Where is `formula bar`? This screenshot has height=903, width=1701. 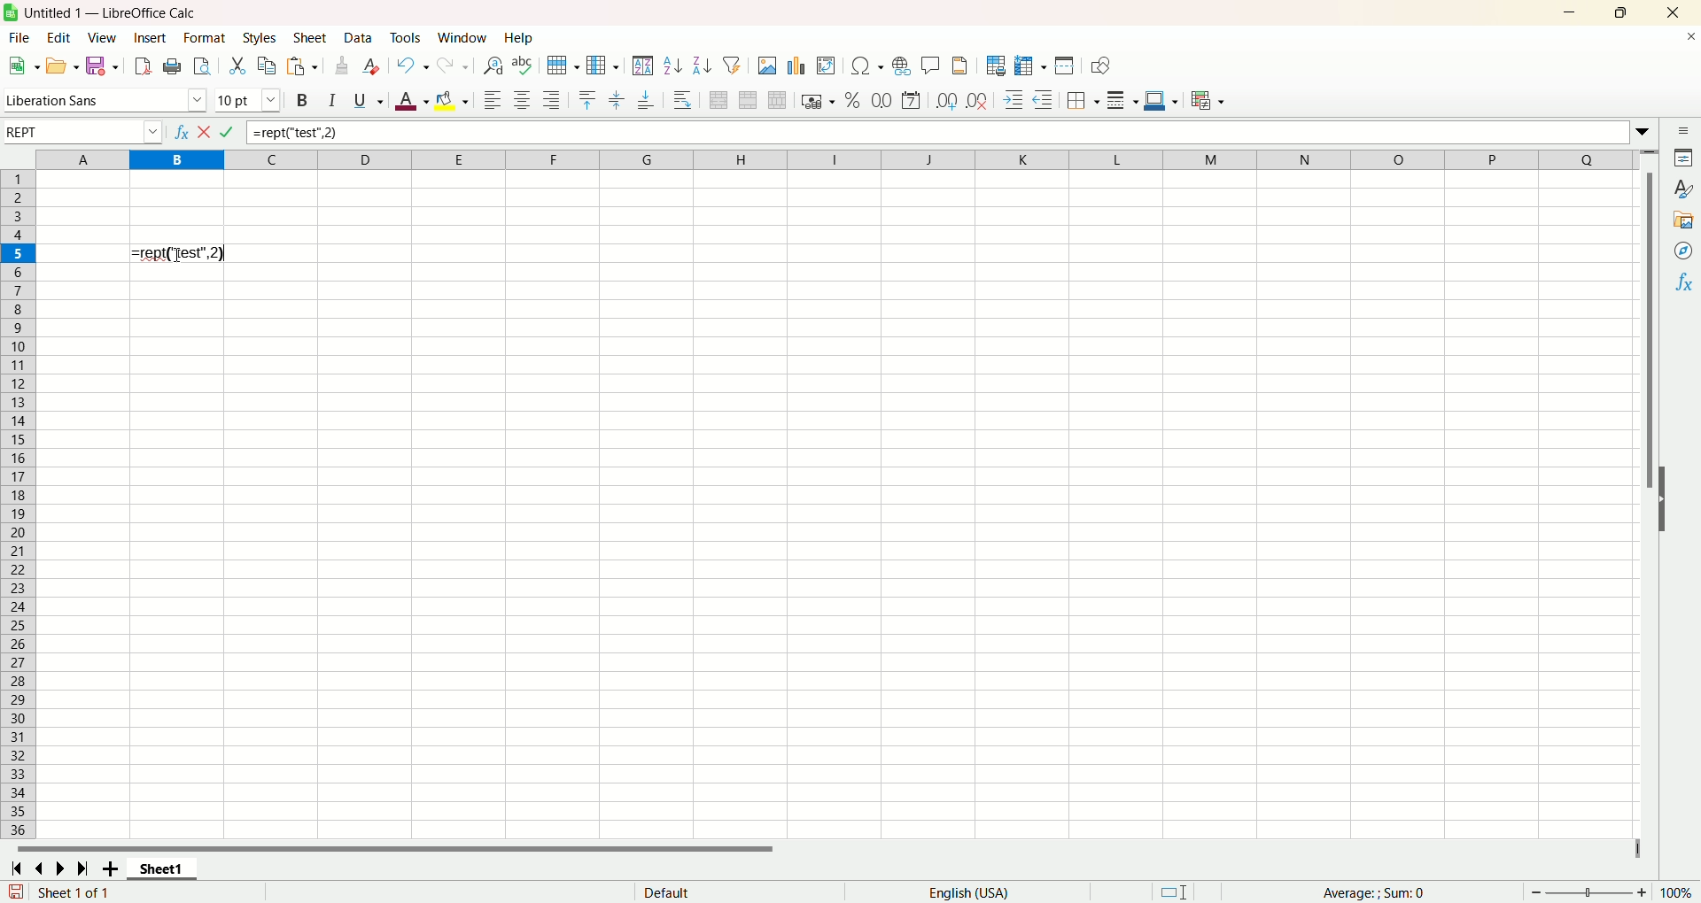 formula bar is located at coordinates (940, 132).